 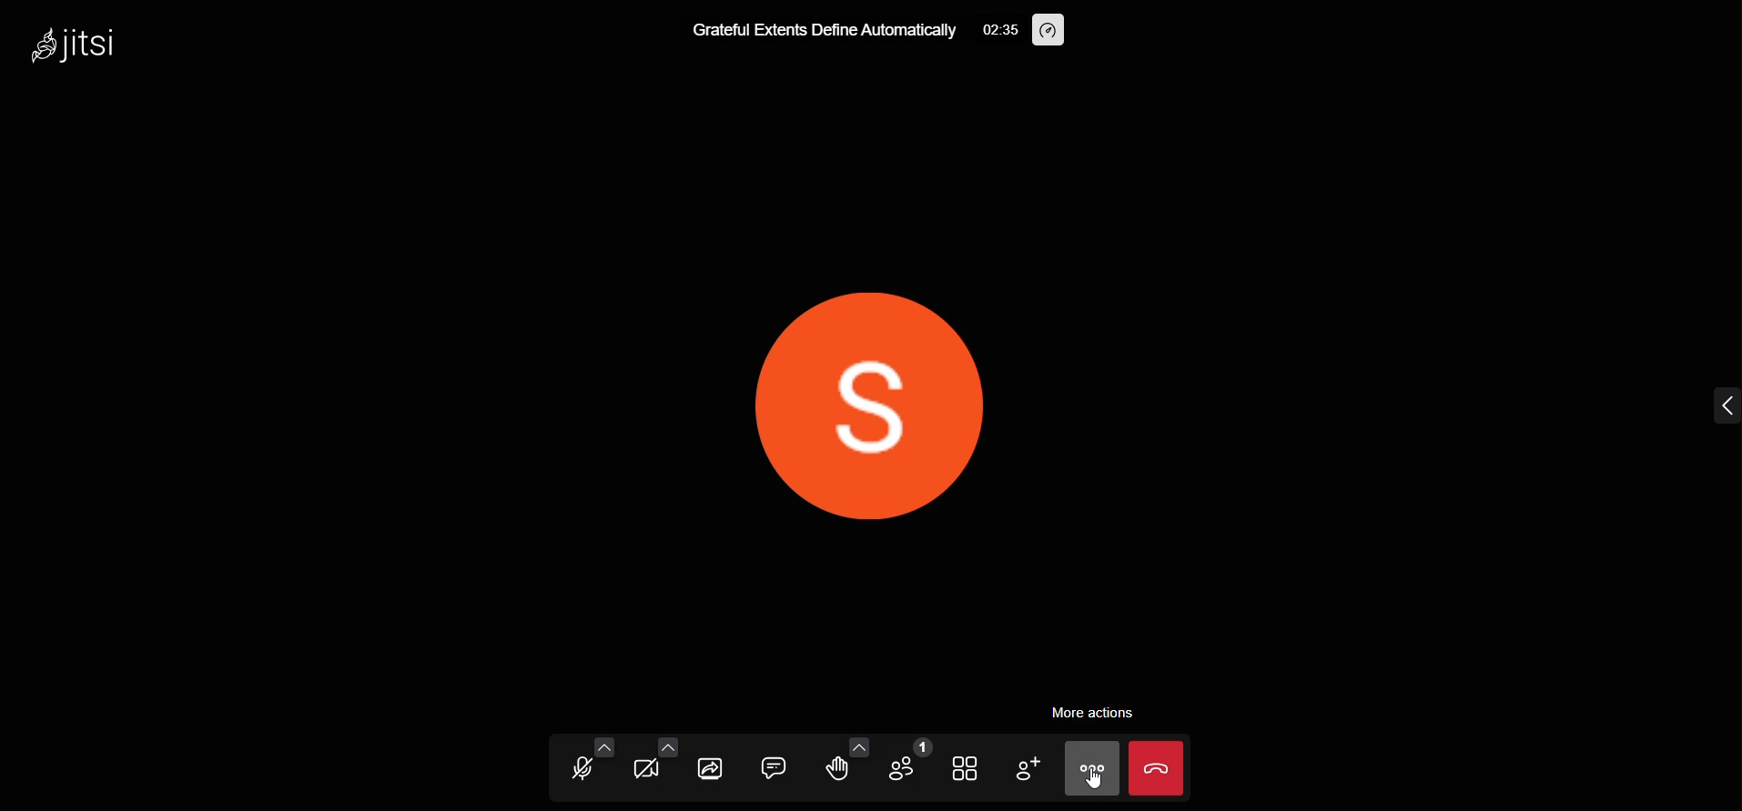 I want to click on more emoji, so click(x=856, y=743).